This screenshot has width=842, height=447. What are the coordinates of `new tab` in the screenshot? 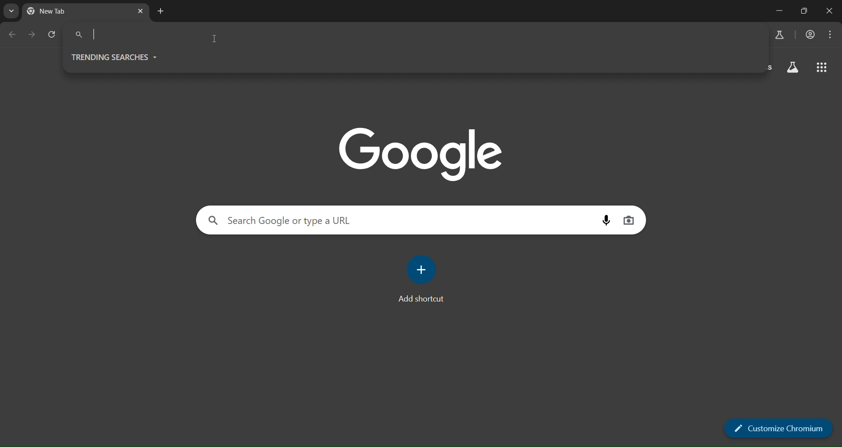 It's located at (77, 11).